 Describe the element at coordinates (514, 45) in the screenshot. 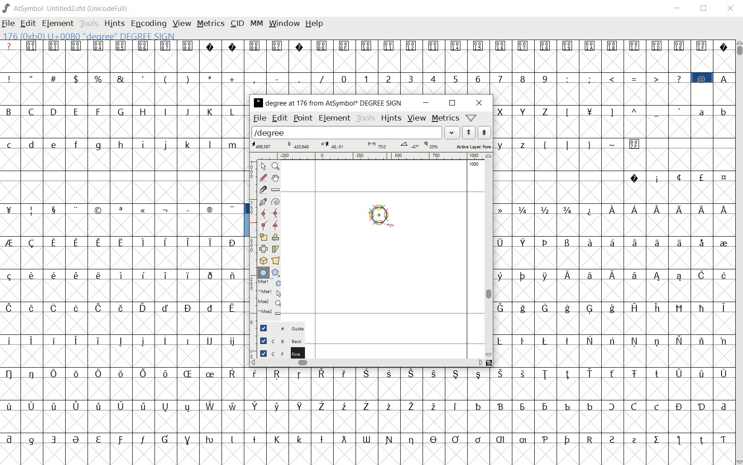

I see `unicode code points` at that location.